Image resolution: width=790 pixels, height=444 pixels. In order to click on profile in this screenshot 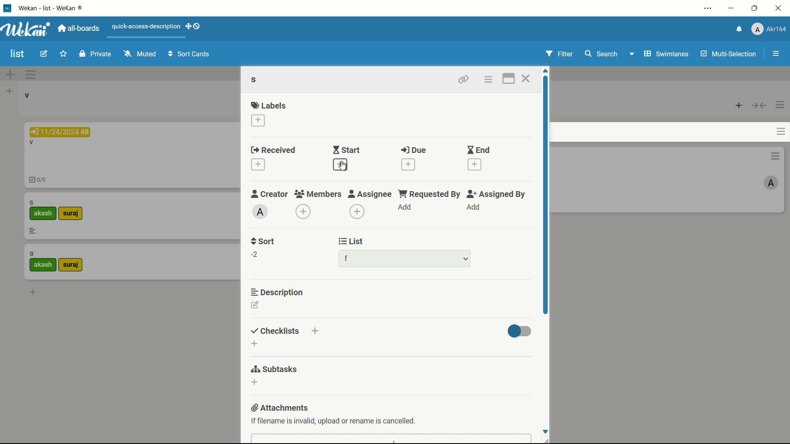, I will do `click(769, 28)`.